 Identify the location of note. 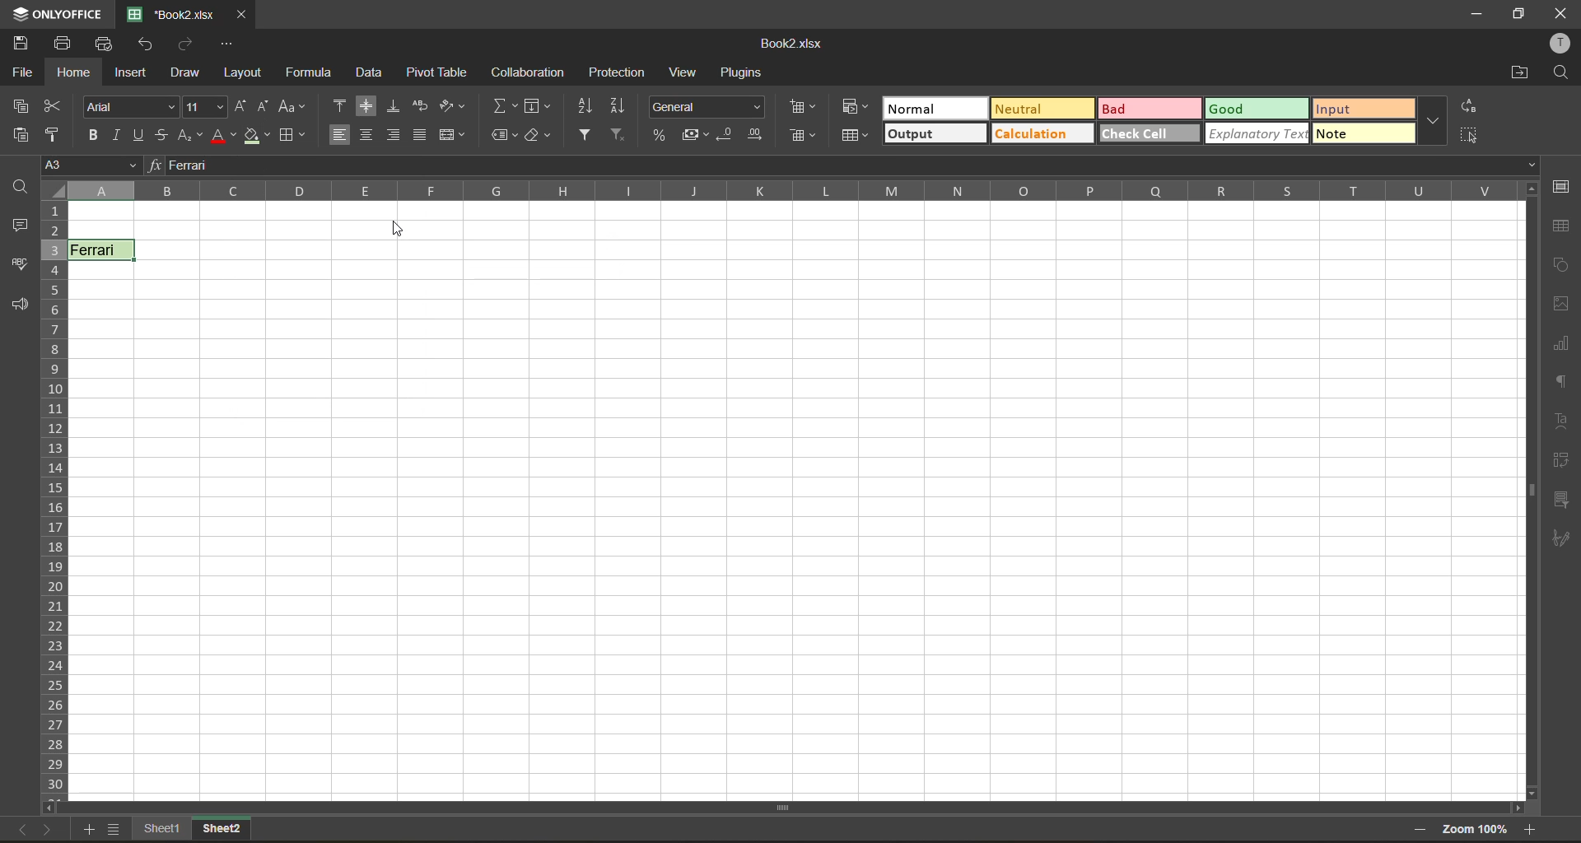
(1365, 133).